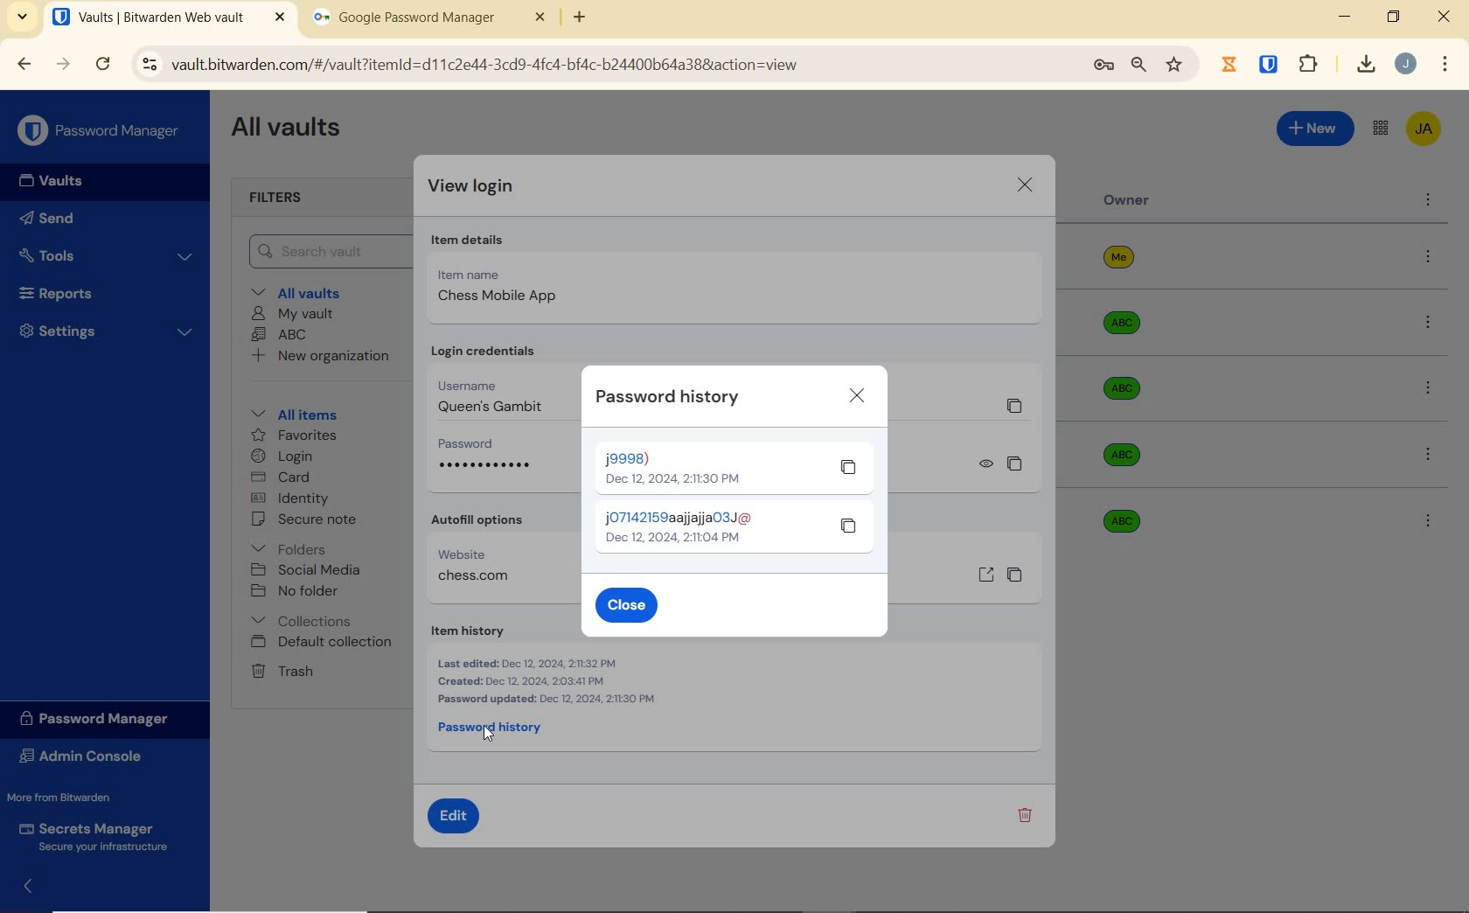  What do you see at coordinates (58, 218) in the screenshot?
I see `Send` at bounding box center [58, 218].